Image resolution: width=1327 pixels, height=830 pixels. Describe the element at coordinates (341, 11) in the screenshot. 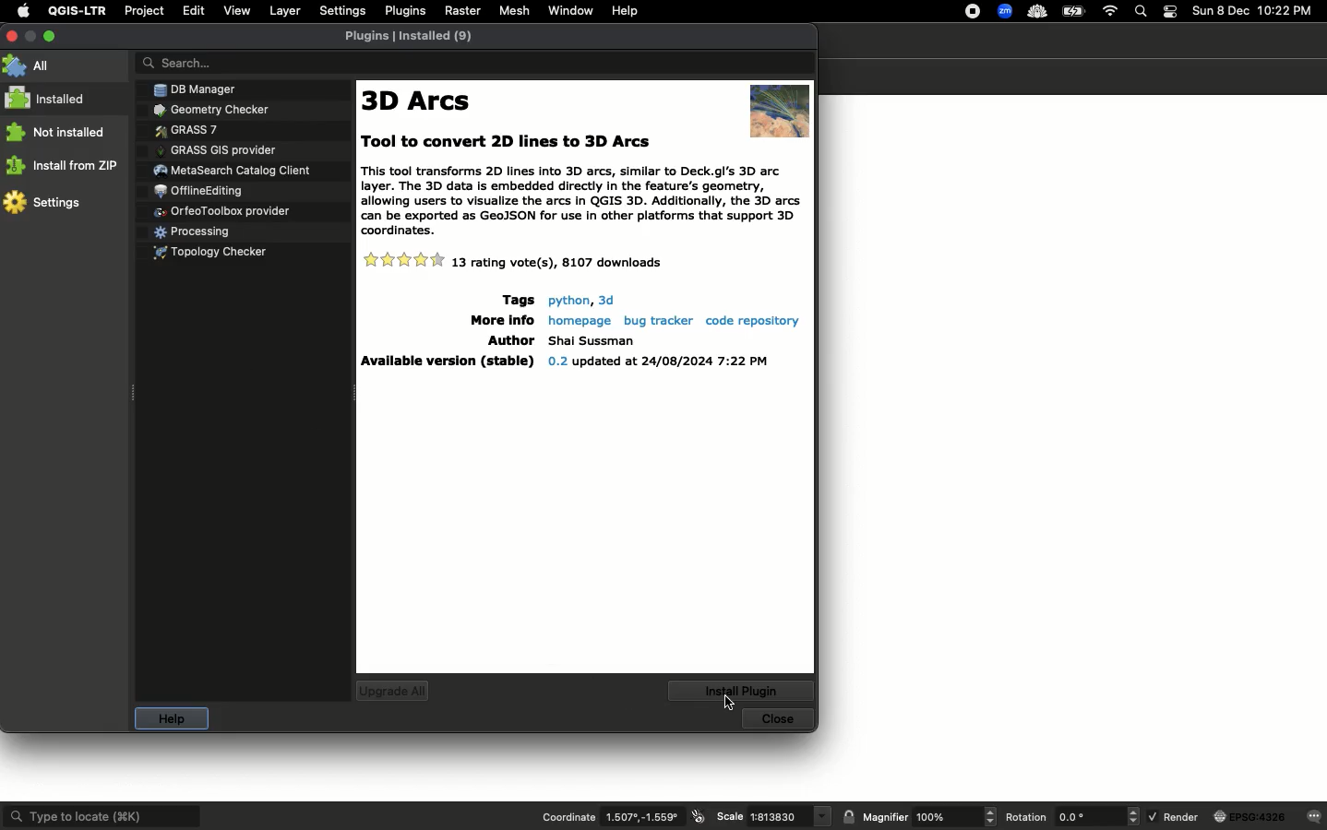

I see `Settings` at that location.